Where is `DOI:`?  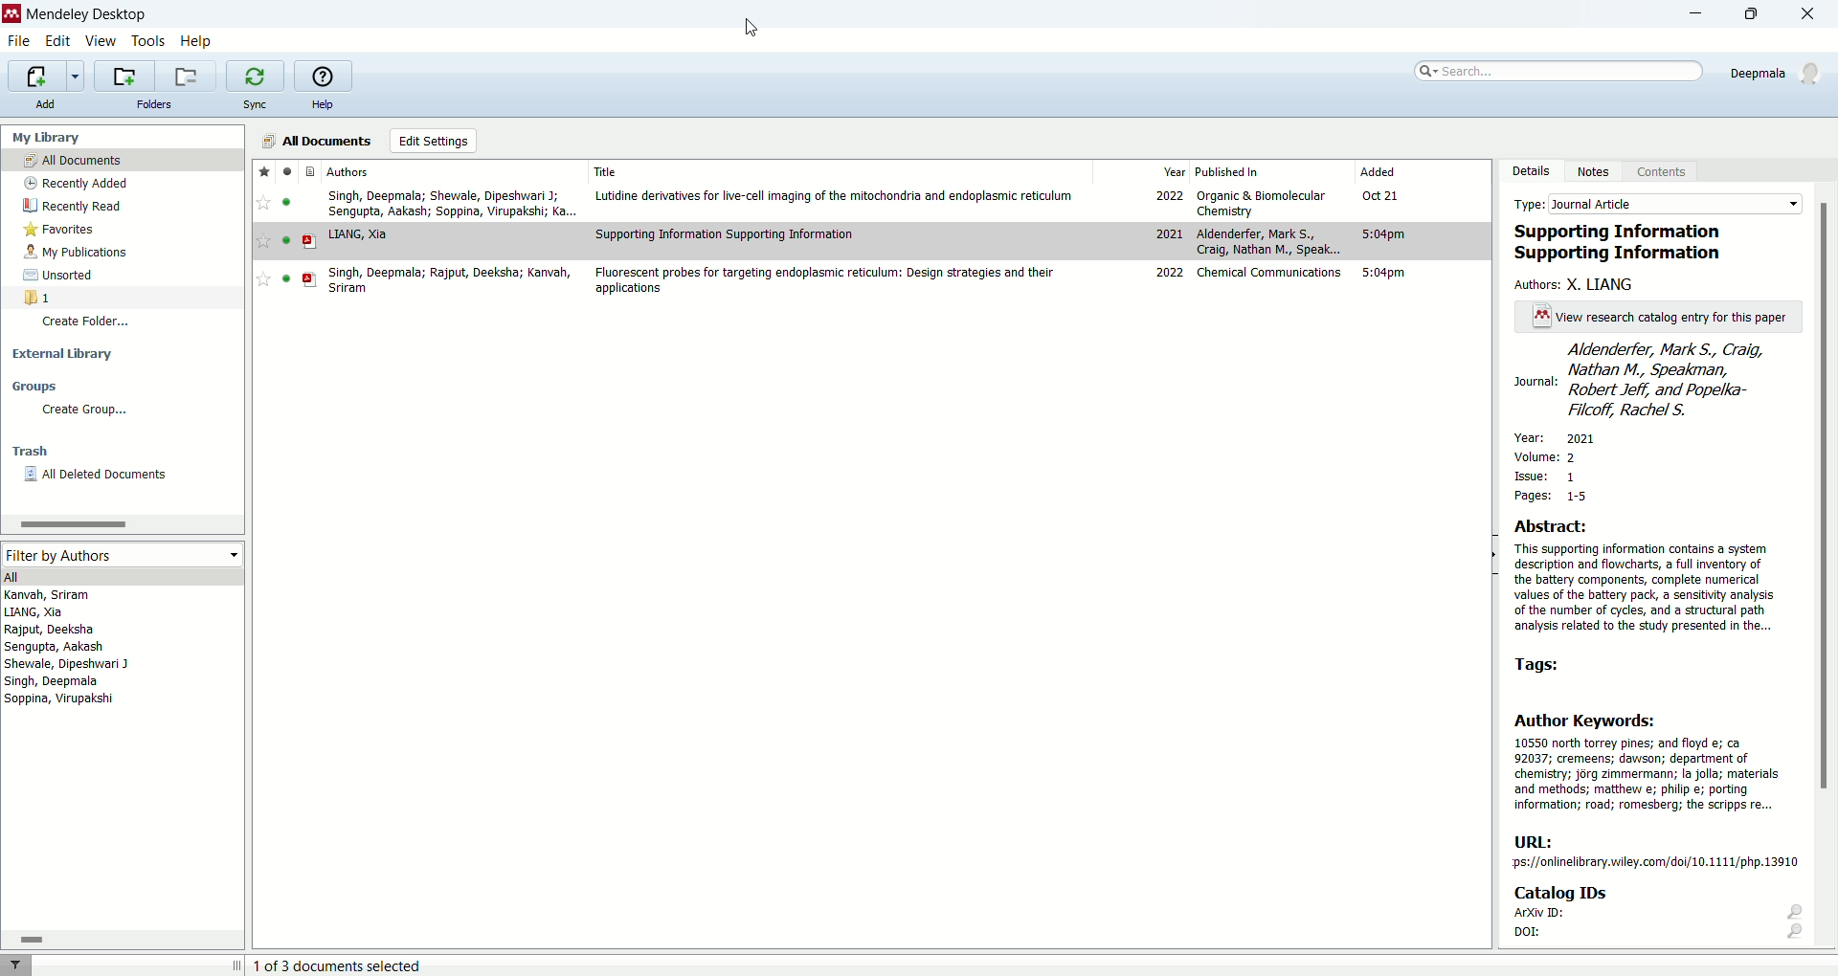
DOI: is located at coordinates (1659, 936).